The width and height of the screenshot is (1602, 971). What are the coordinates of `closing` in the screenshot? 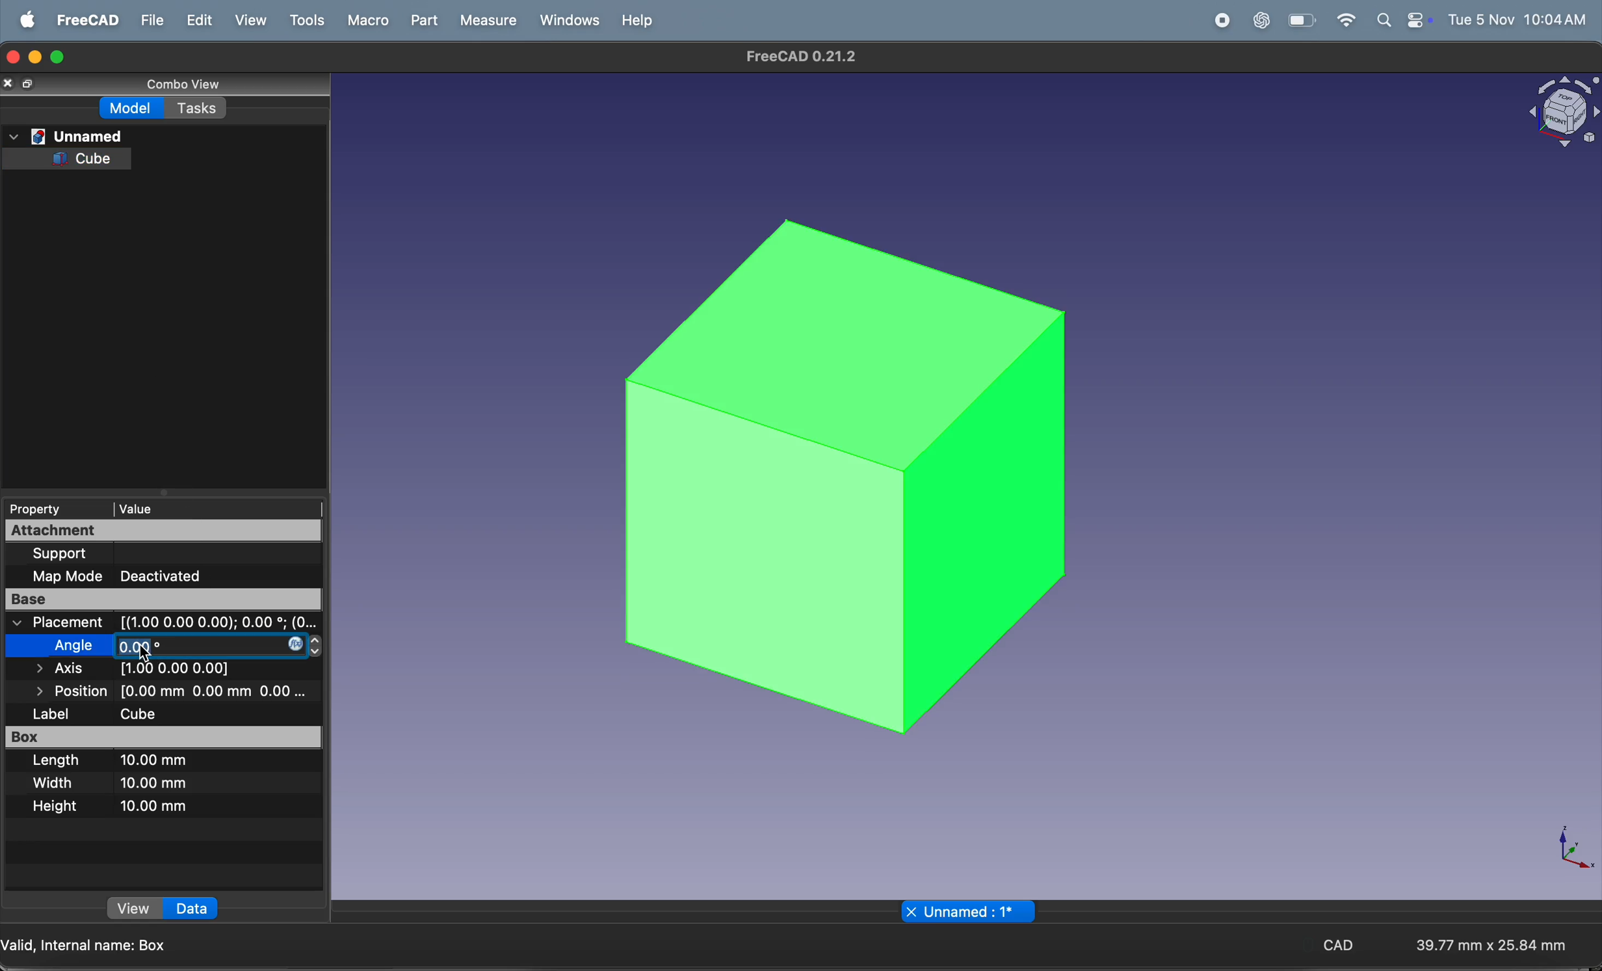 It's located at (16, 57).